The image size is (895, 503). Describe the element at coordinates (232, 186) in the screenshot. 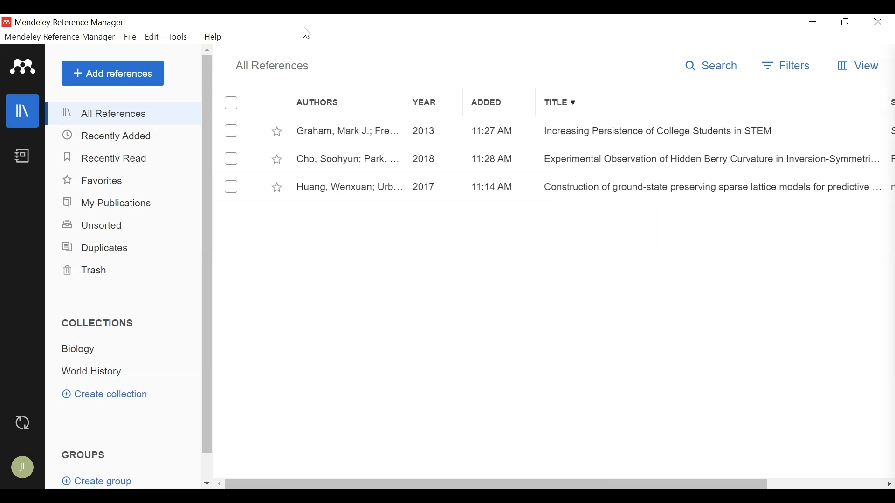

I see `checkbox` at that location.